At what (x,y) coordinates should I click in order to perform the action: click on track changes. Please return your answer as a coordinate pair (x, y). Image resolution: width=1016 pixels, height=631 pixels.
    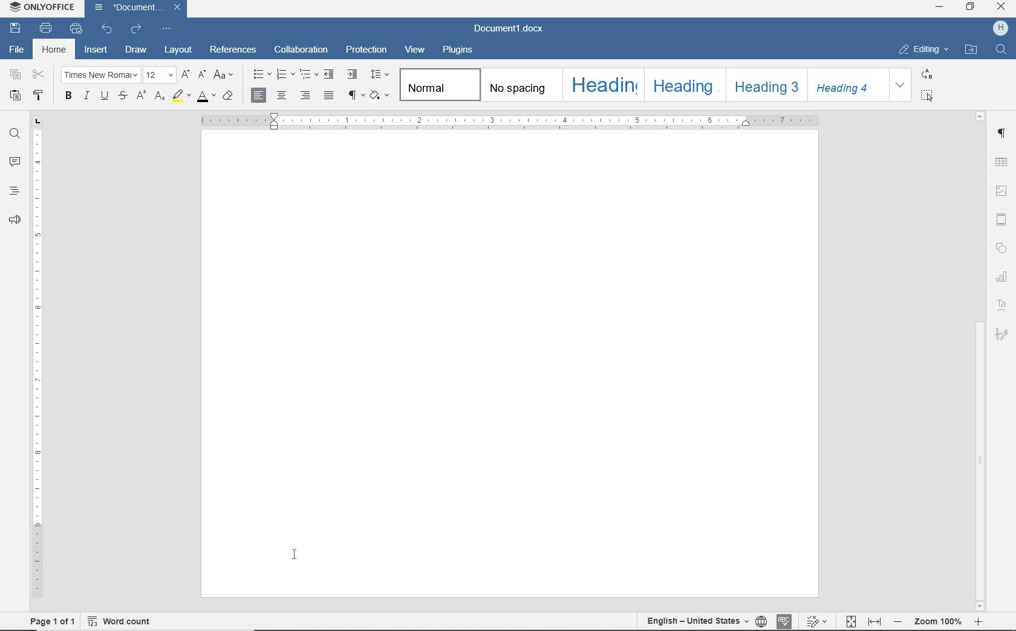
    Looking at the image, I should click on (815, 622).